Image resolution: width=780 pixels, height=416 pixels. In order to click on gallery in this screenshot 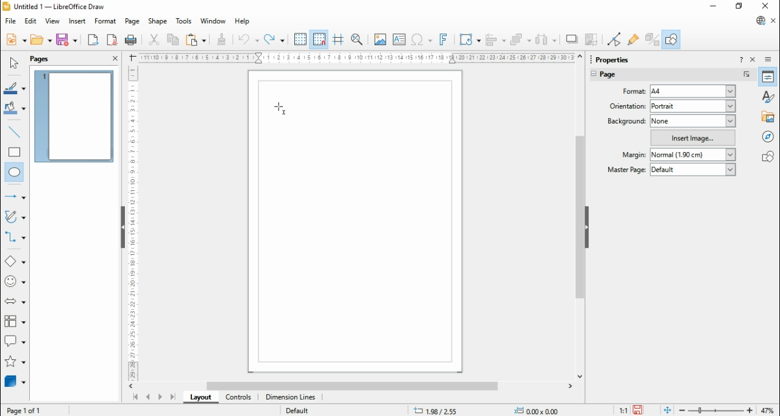, I will do `click(769, 116)`.